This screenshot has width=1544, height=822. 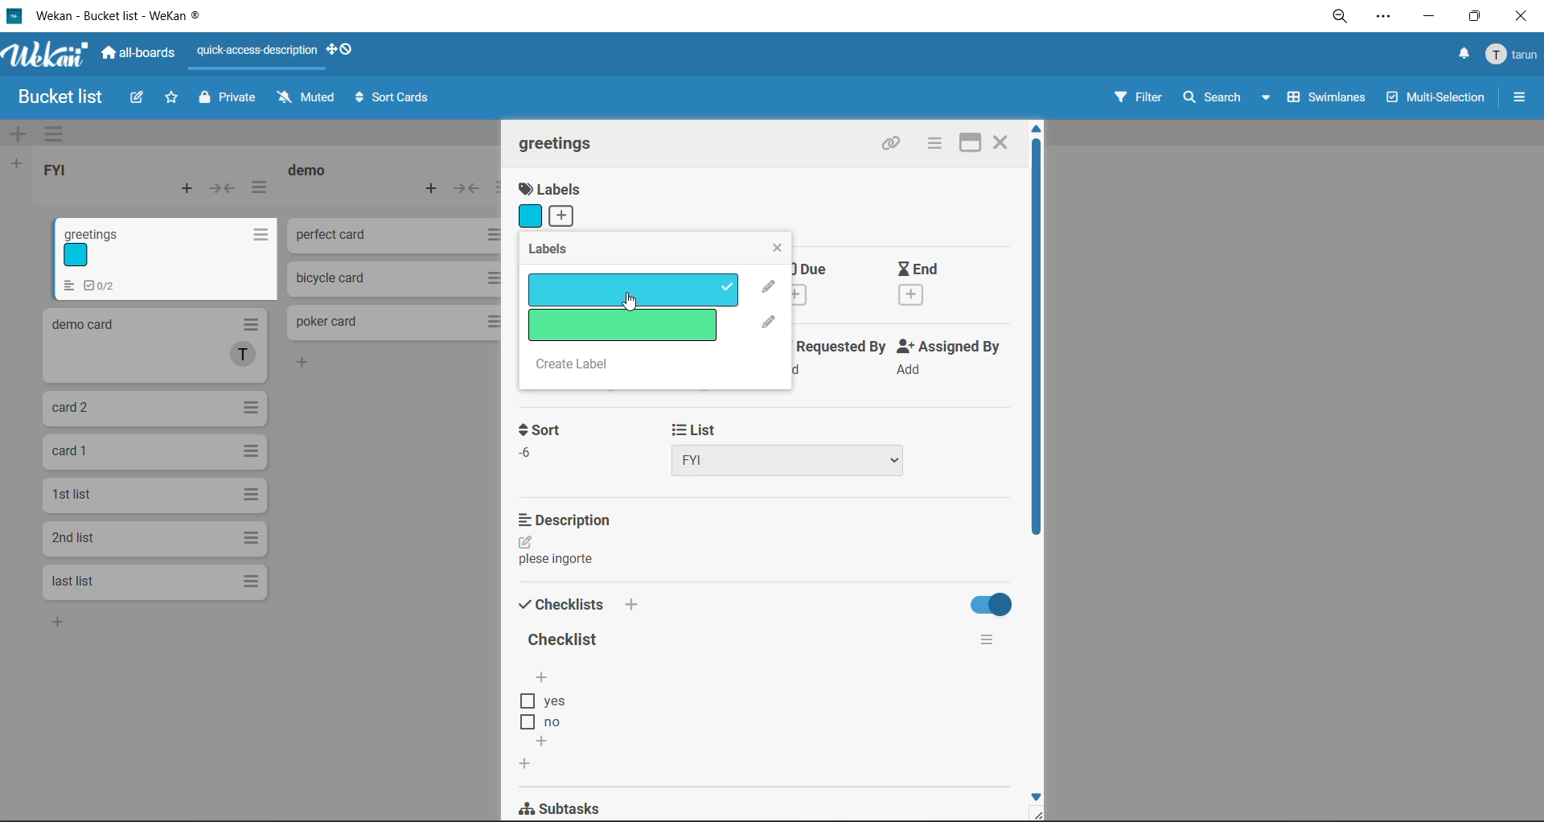 What do you see at coordinates (341, 51) in the screenshot?
I see `show desktop drag handles` at bounding box center [341, 51].